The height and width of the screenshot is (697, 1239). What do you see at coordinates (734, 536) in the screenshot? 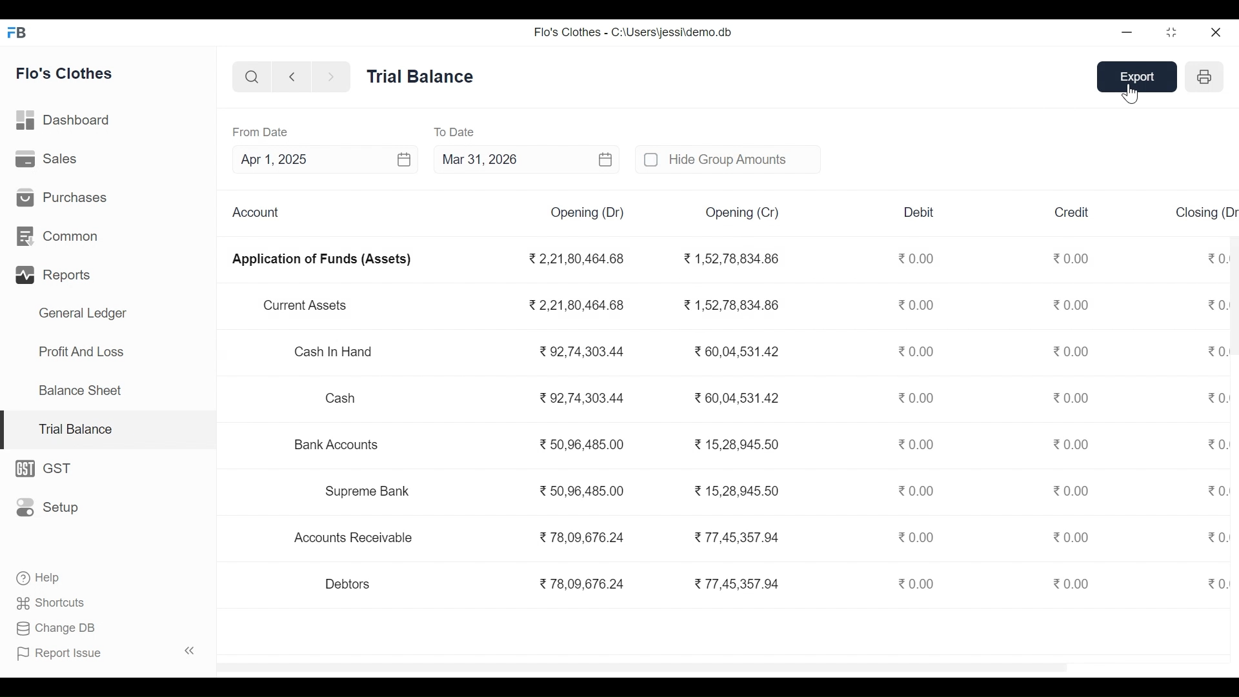
I see `77.45.357.94` at bounding box center [734, 536].